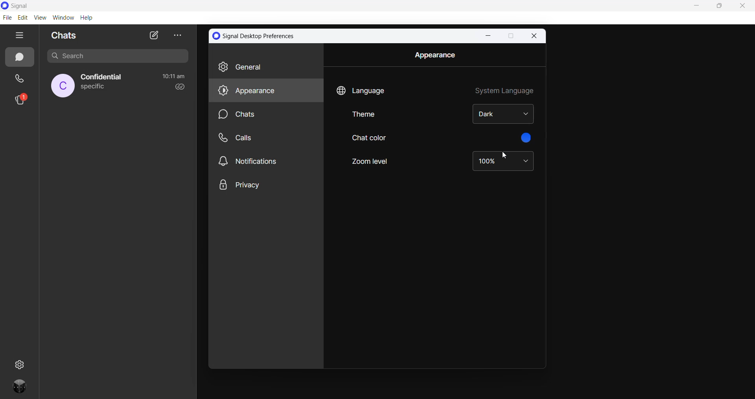 The width and height of the screenshot is (755, 399). What do you see at coordinates (373, 117) in the screenshot?
I see `theme` at bounding box center [373, 117].